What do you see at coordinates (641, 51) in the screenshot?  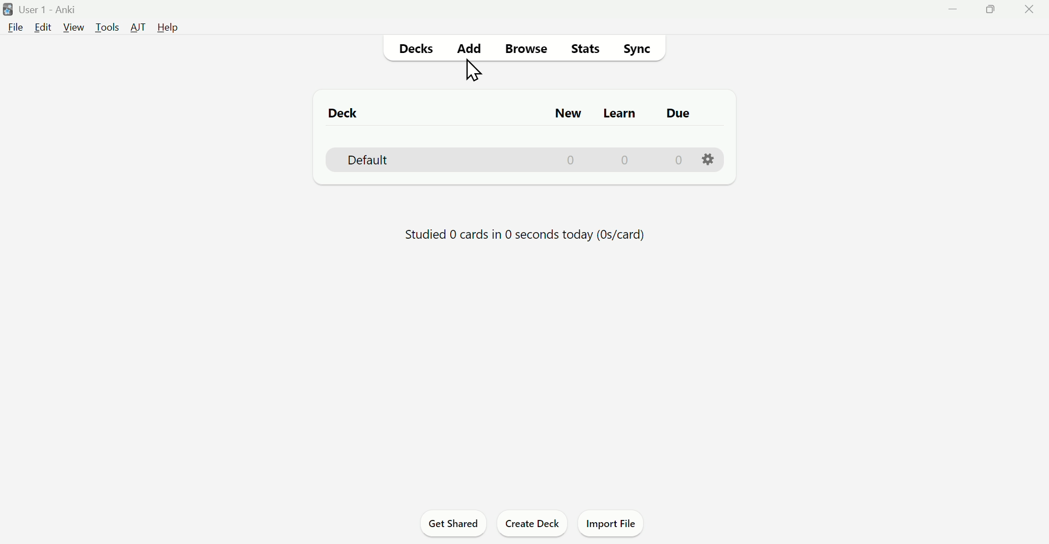 I see `Sync` at bounding box center [641, 51].